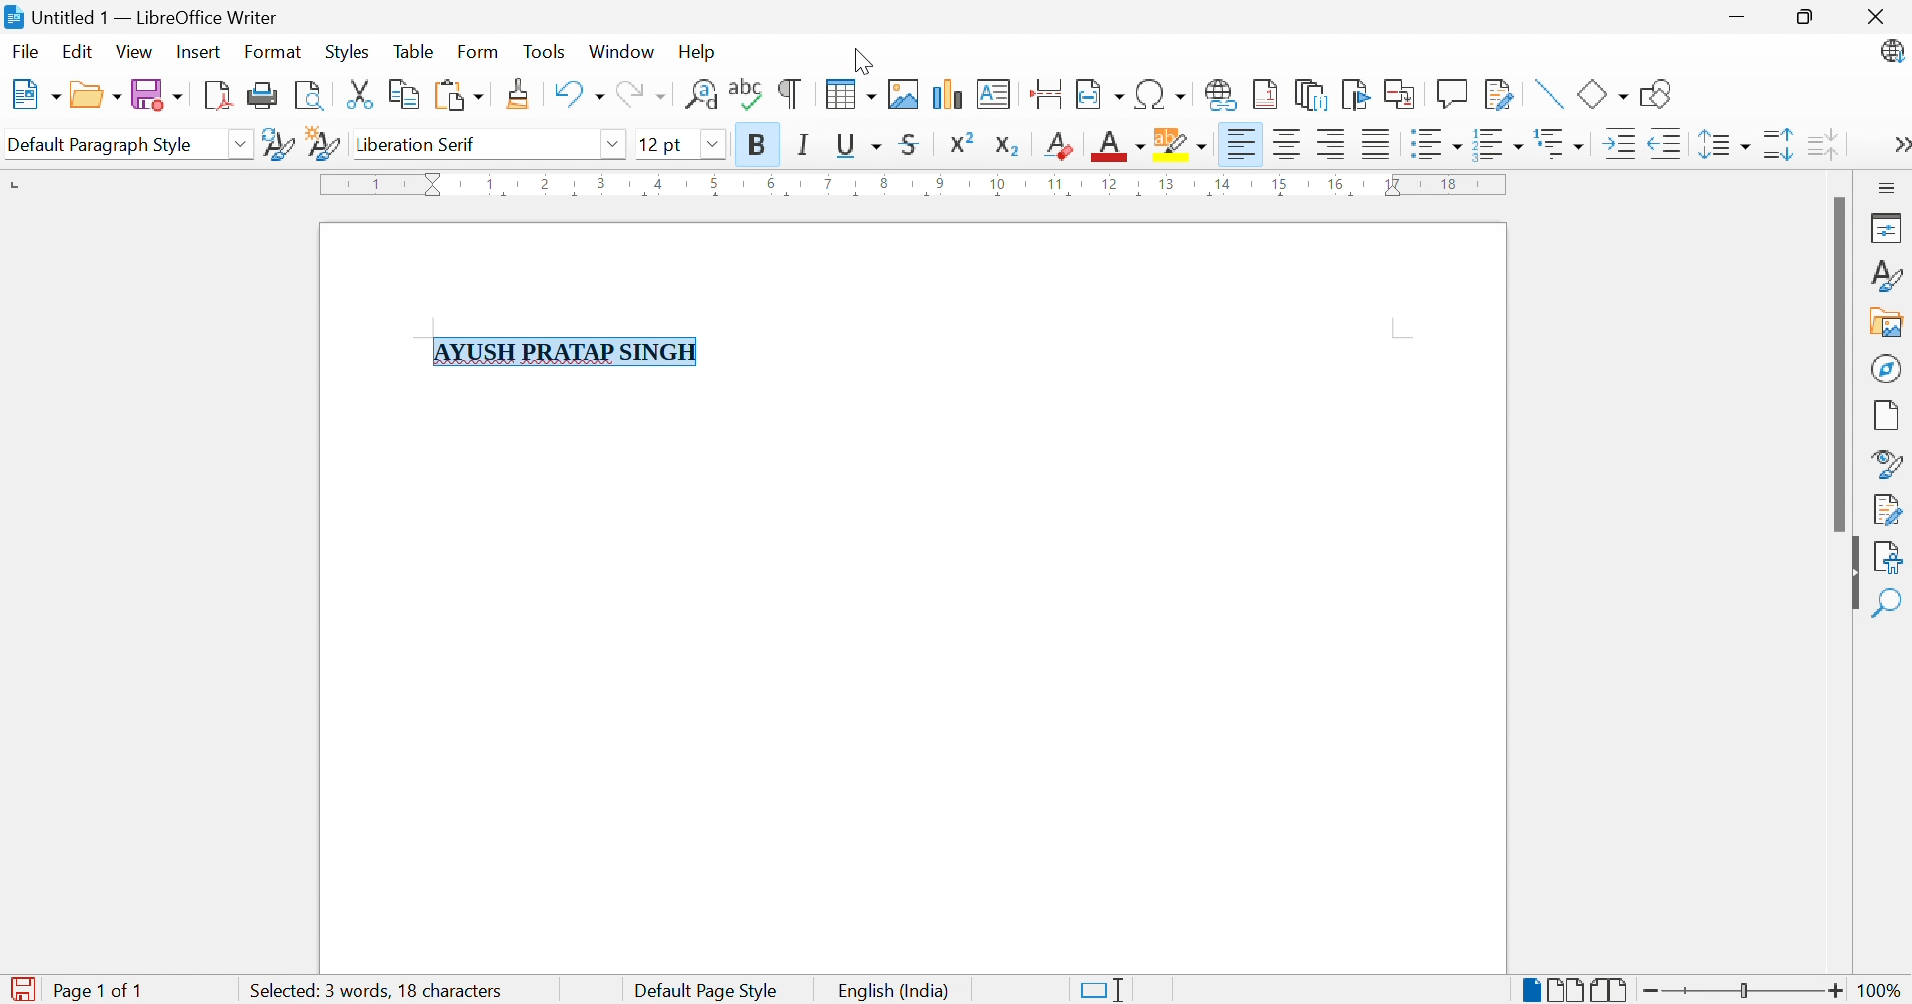  I want to click on Insert Page Break, so click(1048, 94).